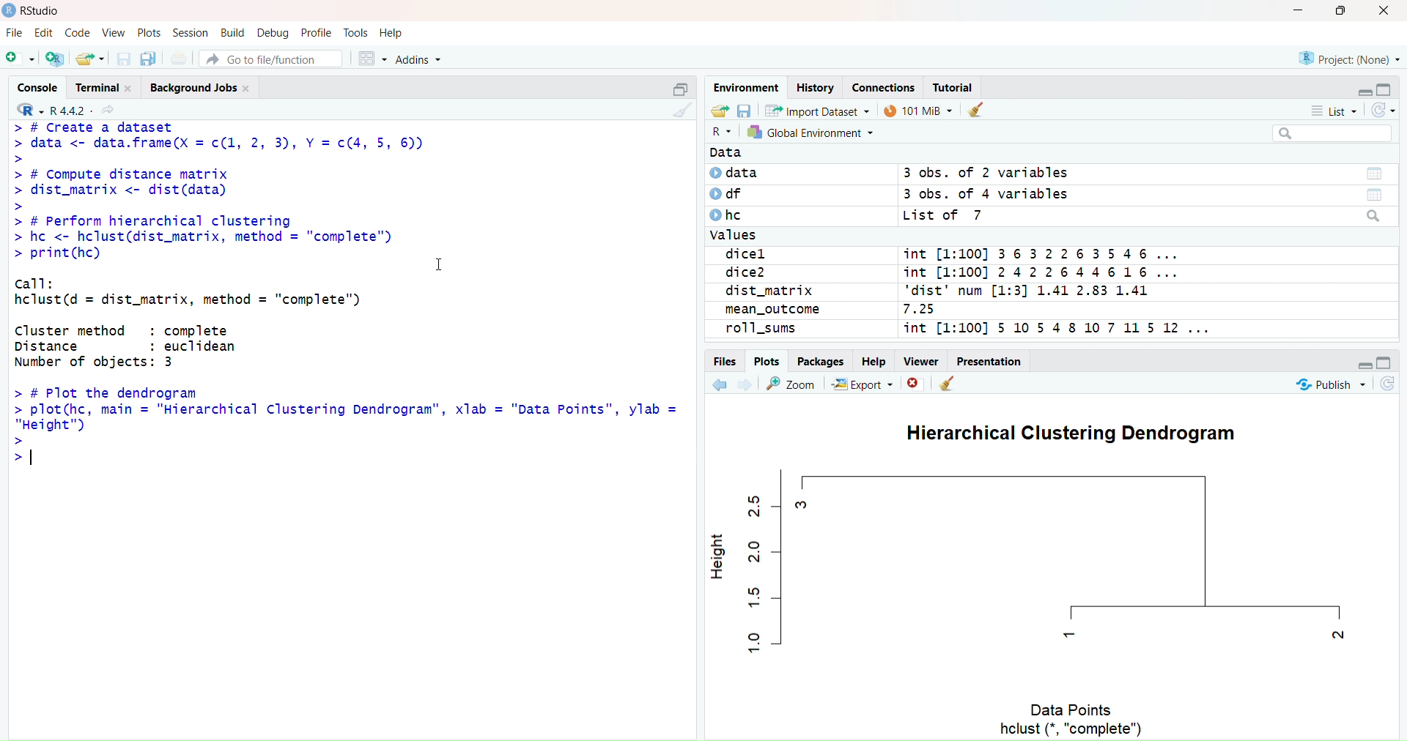  What do you see at coordinates (26, 111) in the screenshot?
I see `R` at bounding box center [26, 111].